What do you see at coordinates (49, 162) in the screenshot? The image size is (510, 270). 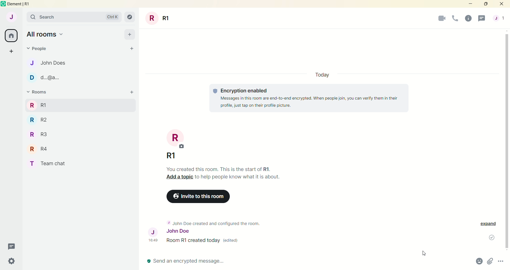 I see `T Team chat` at bounding box center [49, 162].